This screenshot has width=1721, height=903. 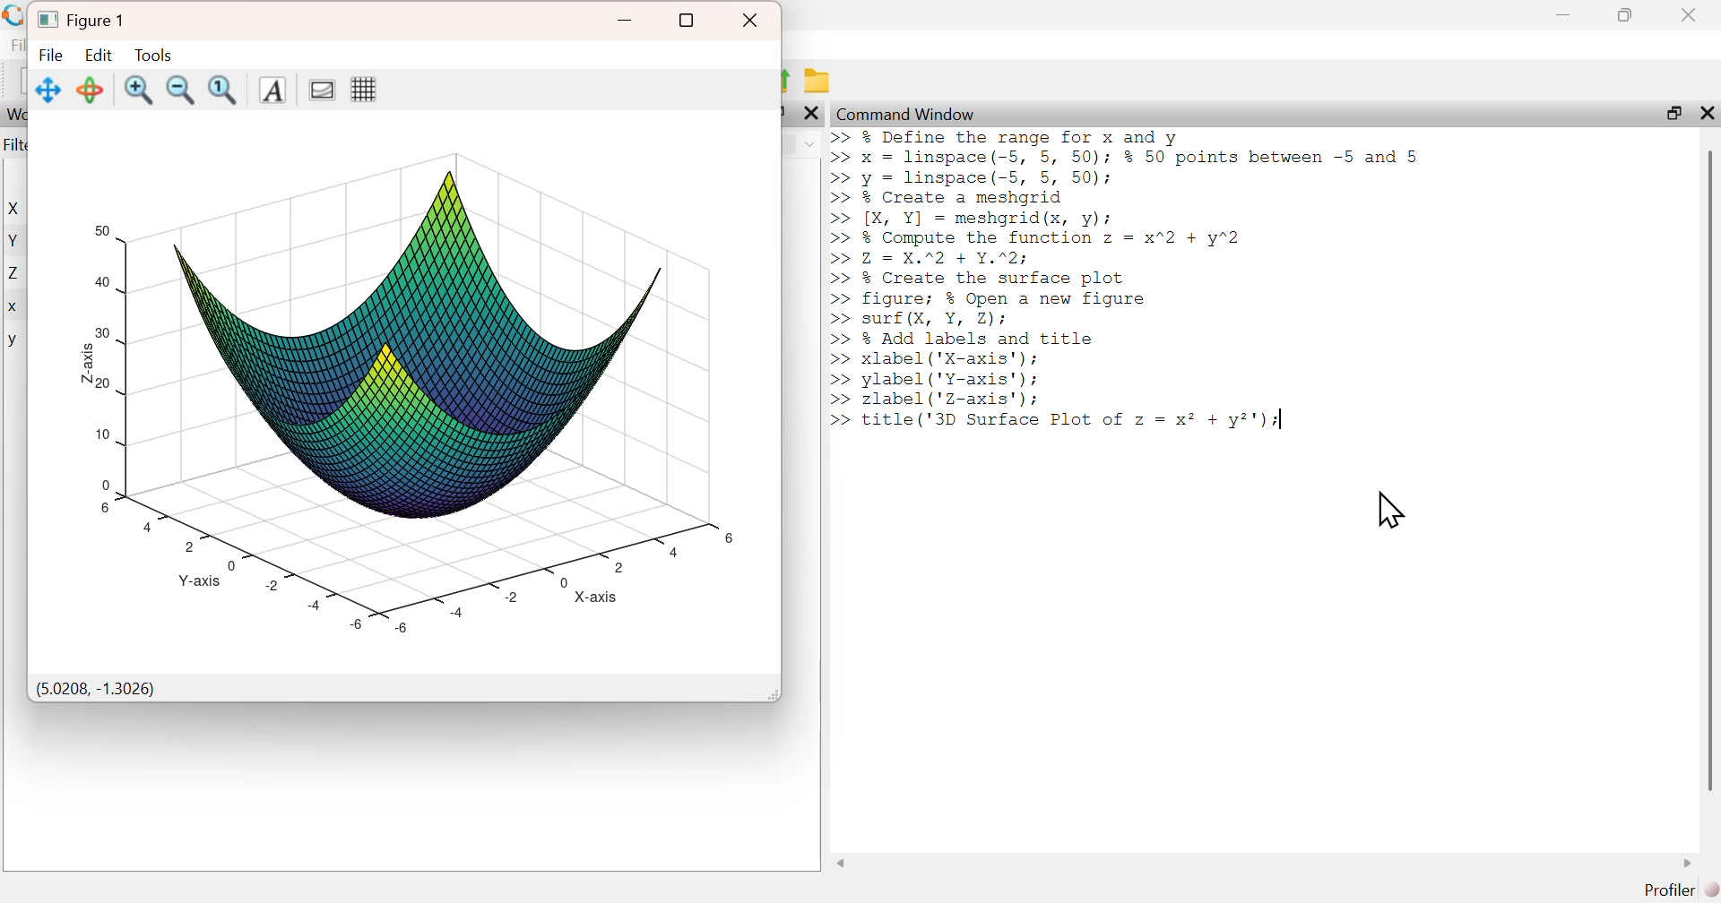 I want to click on X, so click(x=17, y=209).